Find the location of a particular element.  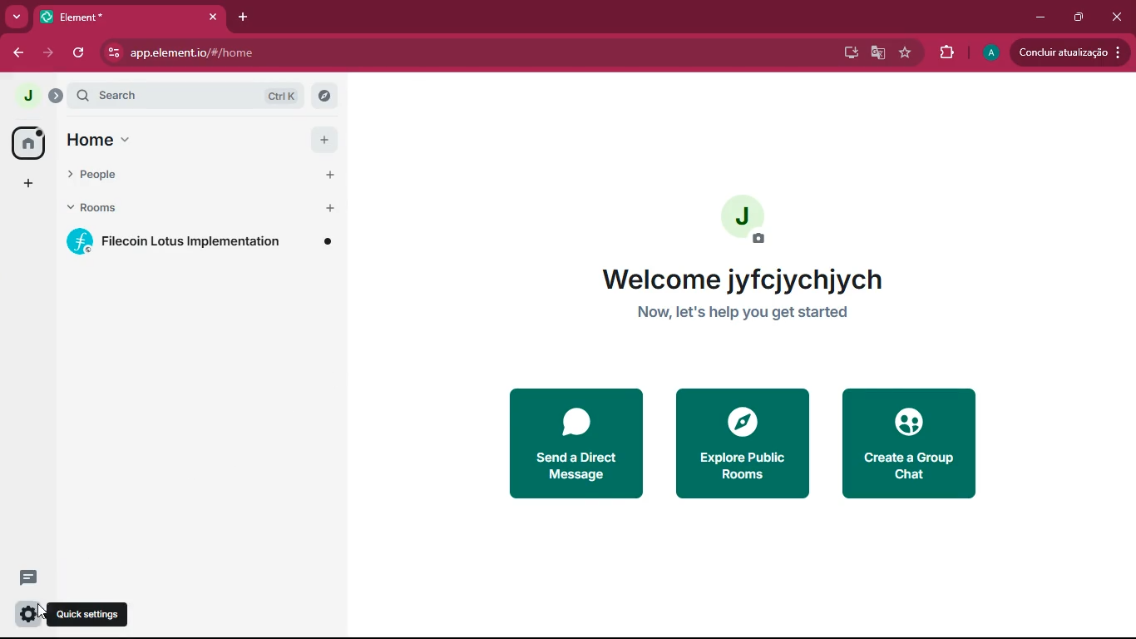

tab is located at coordinates (109, 17).